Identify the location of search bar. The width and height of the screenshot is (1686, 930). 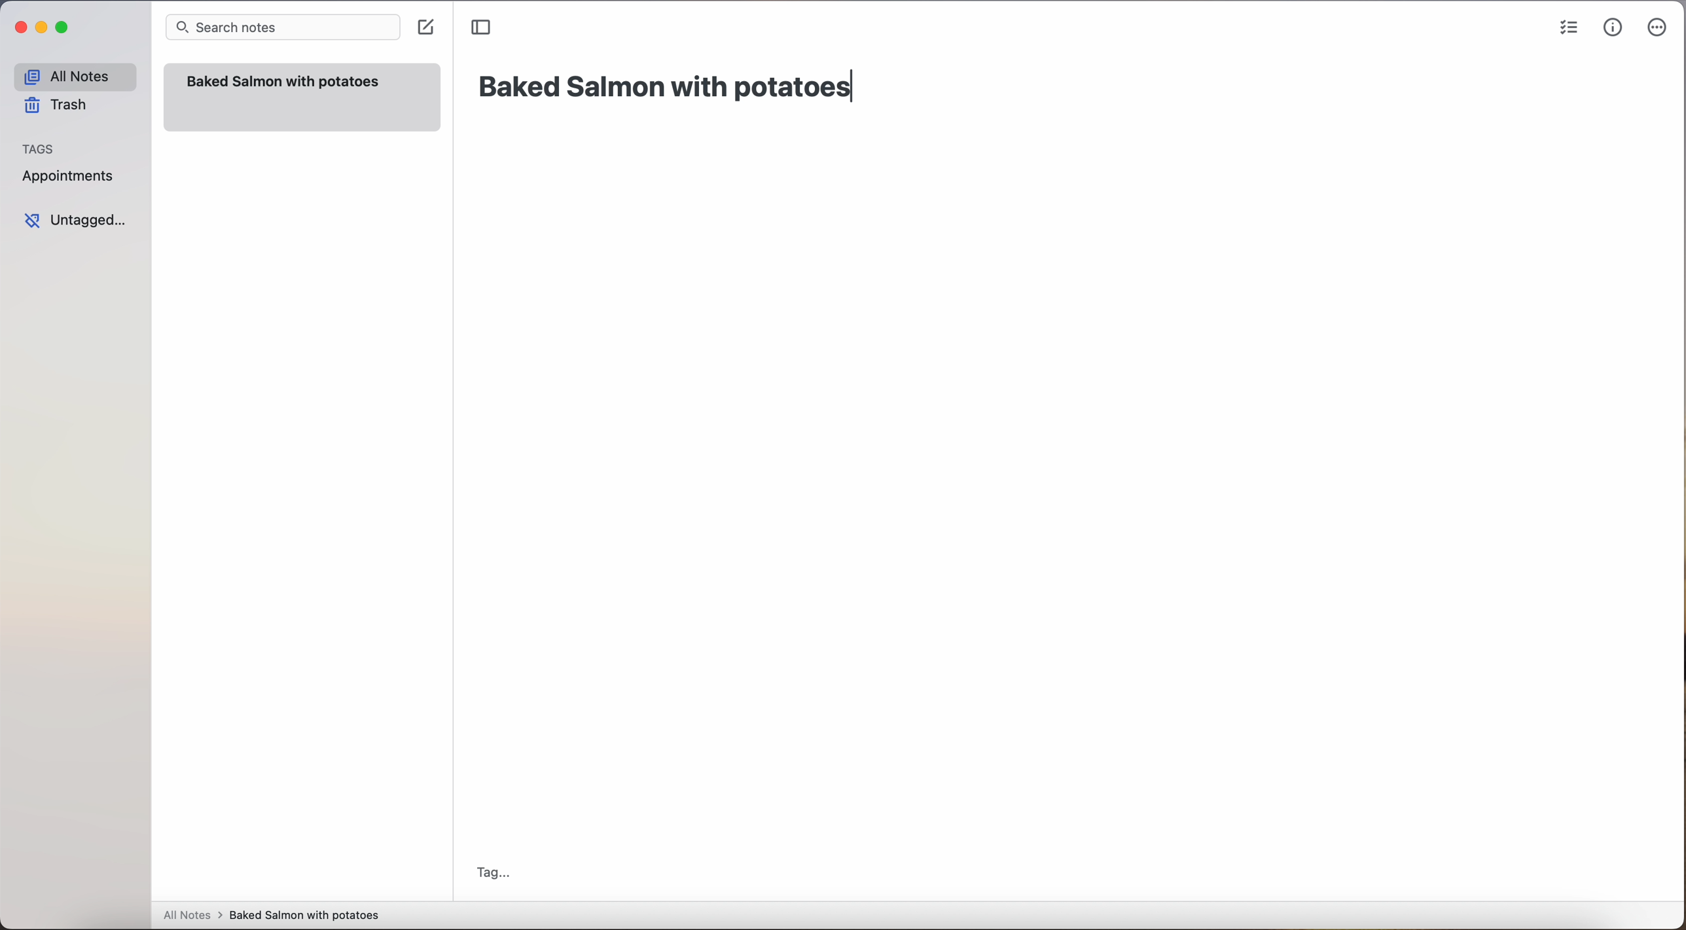
(281, 29).